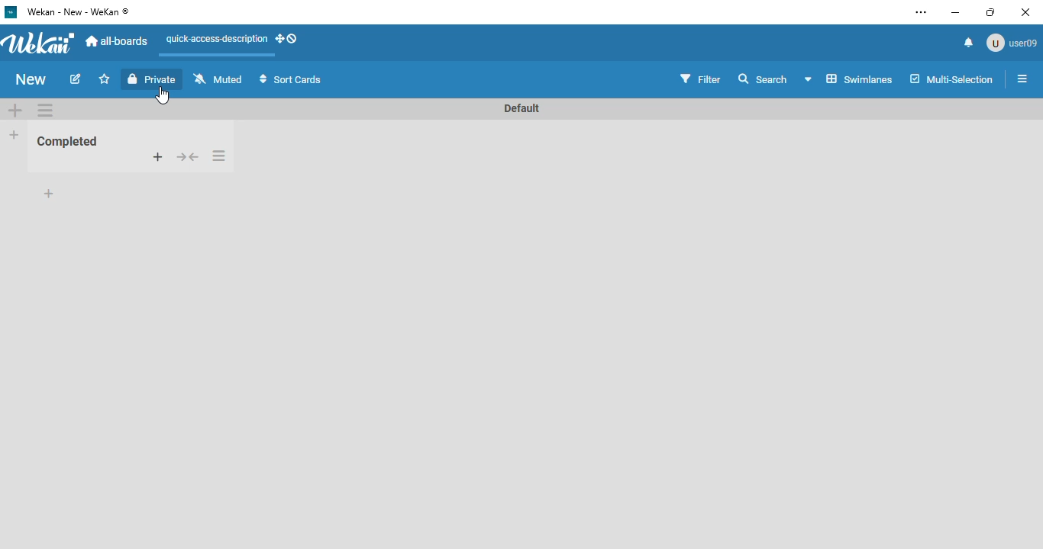 This screenshot has height=549, width=1043. I want to click on collapse, so click(189, 157).